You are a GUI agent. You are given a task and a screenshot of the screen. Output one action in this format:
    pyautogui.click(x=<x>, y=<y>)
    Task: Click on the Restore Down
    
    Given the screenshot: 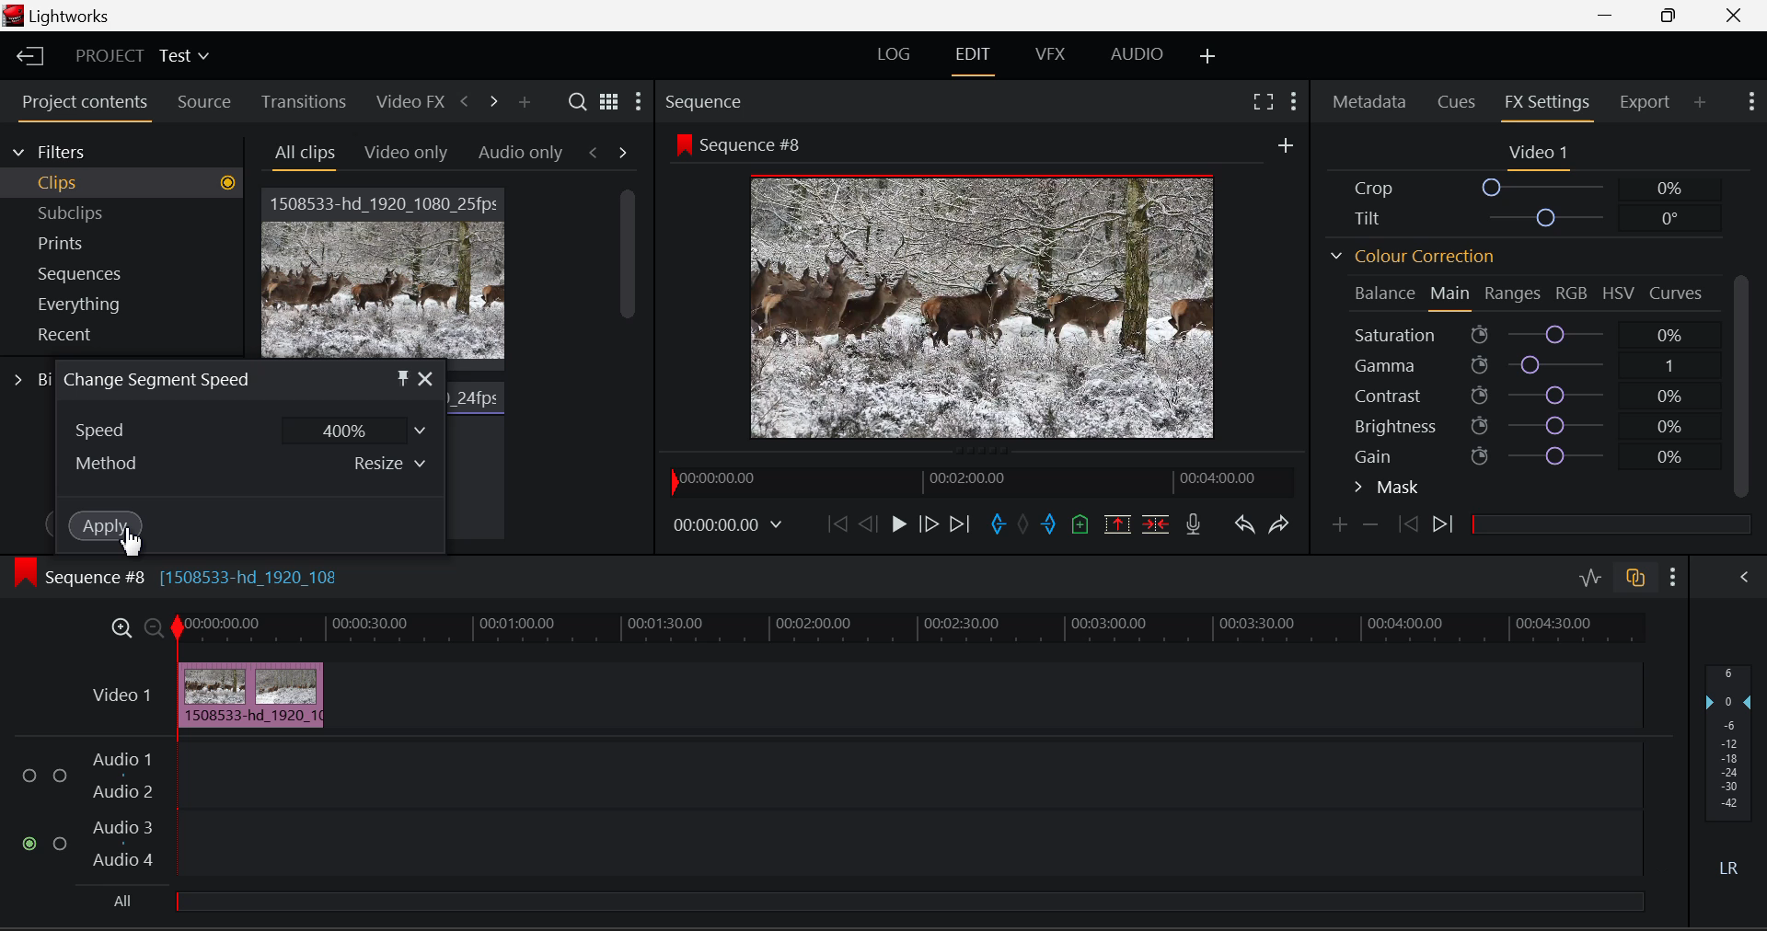 What is the action you would take?
    pyautogui.click(x=1608, y=16)
    